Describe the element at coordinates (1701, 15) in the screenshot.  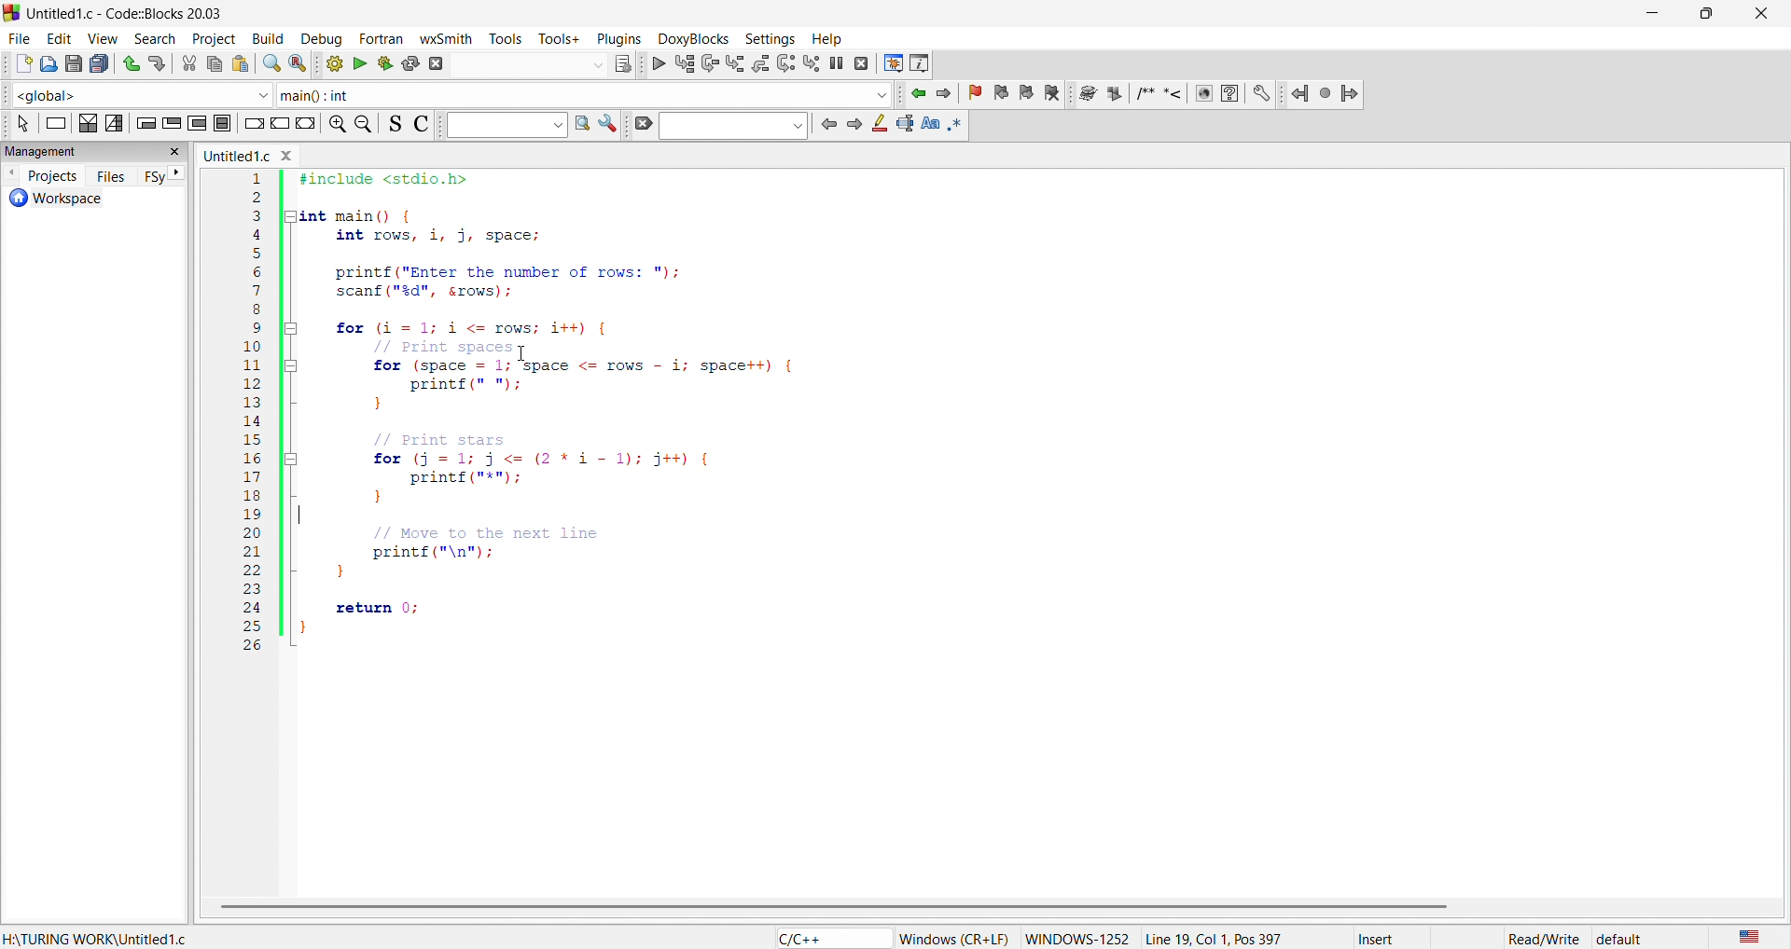
I see `maximize/restore` at that location.